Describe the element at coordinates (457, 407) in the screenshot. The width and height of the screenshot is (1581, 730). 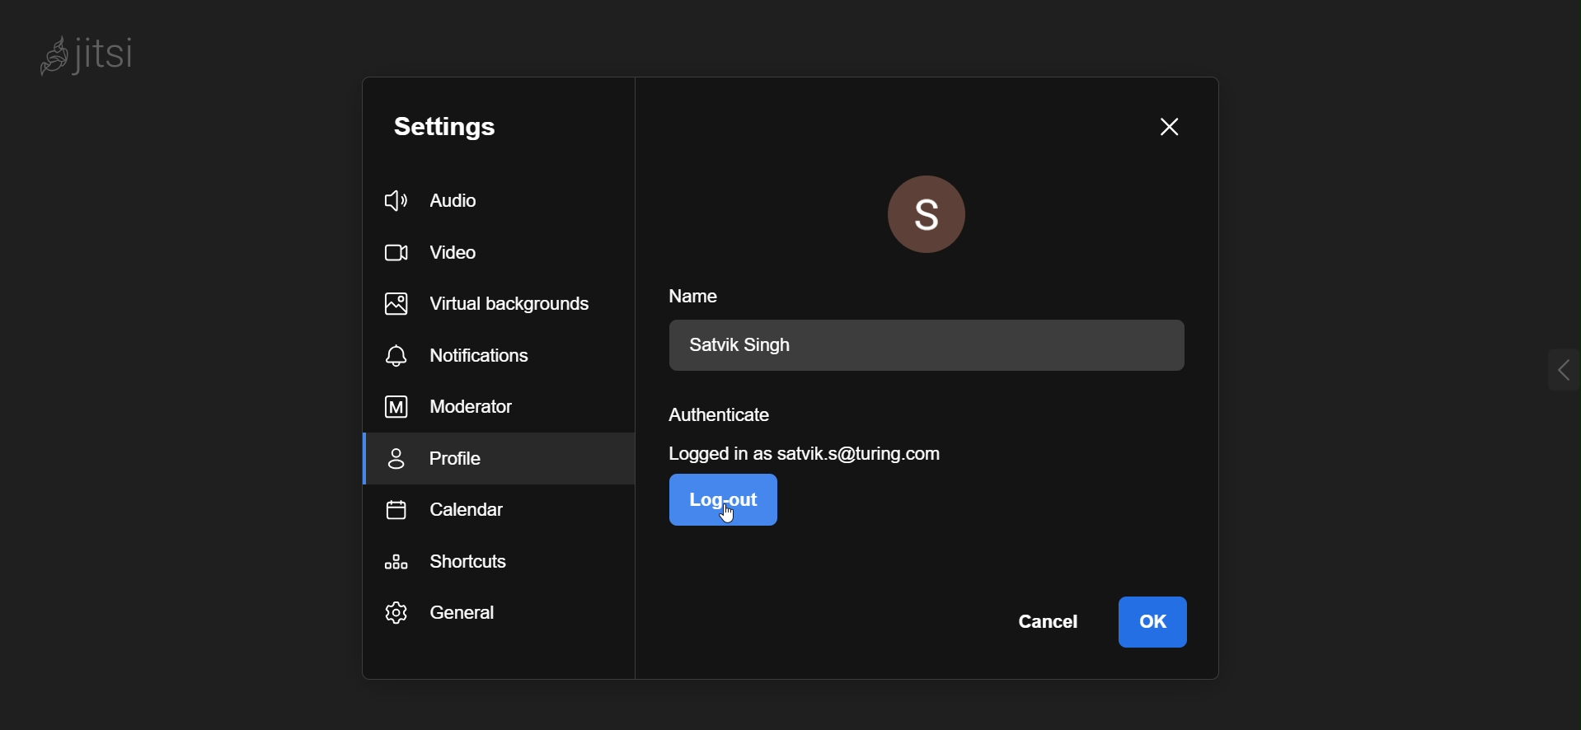
I see `moderator` at that location.